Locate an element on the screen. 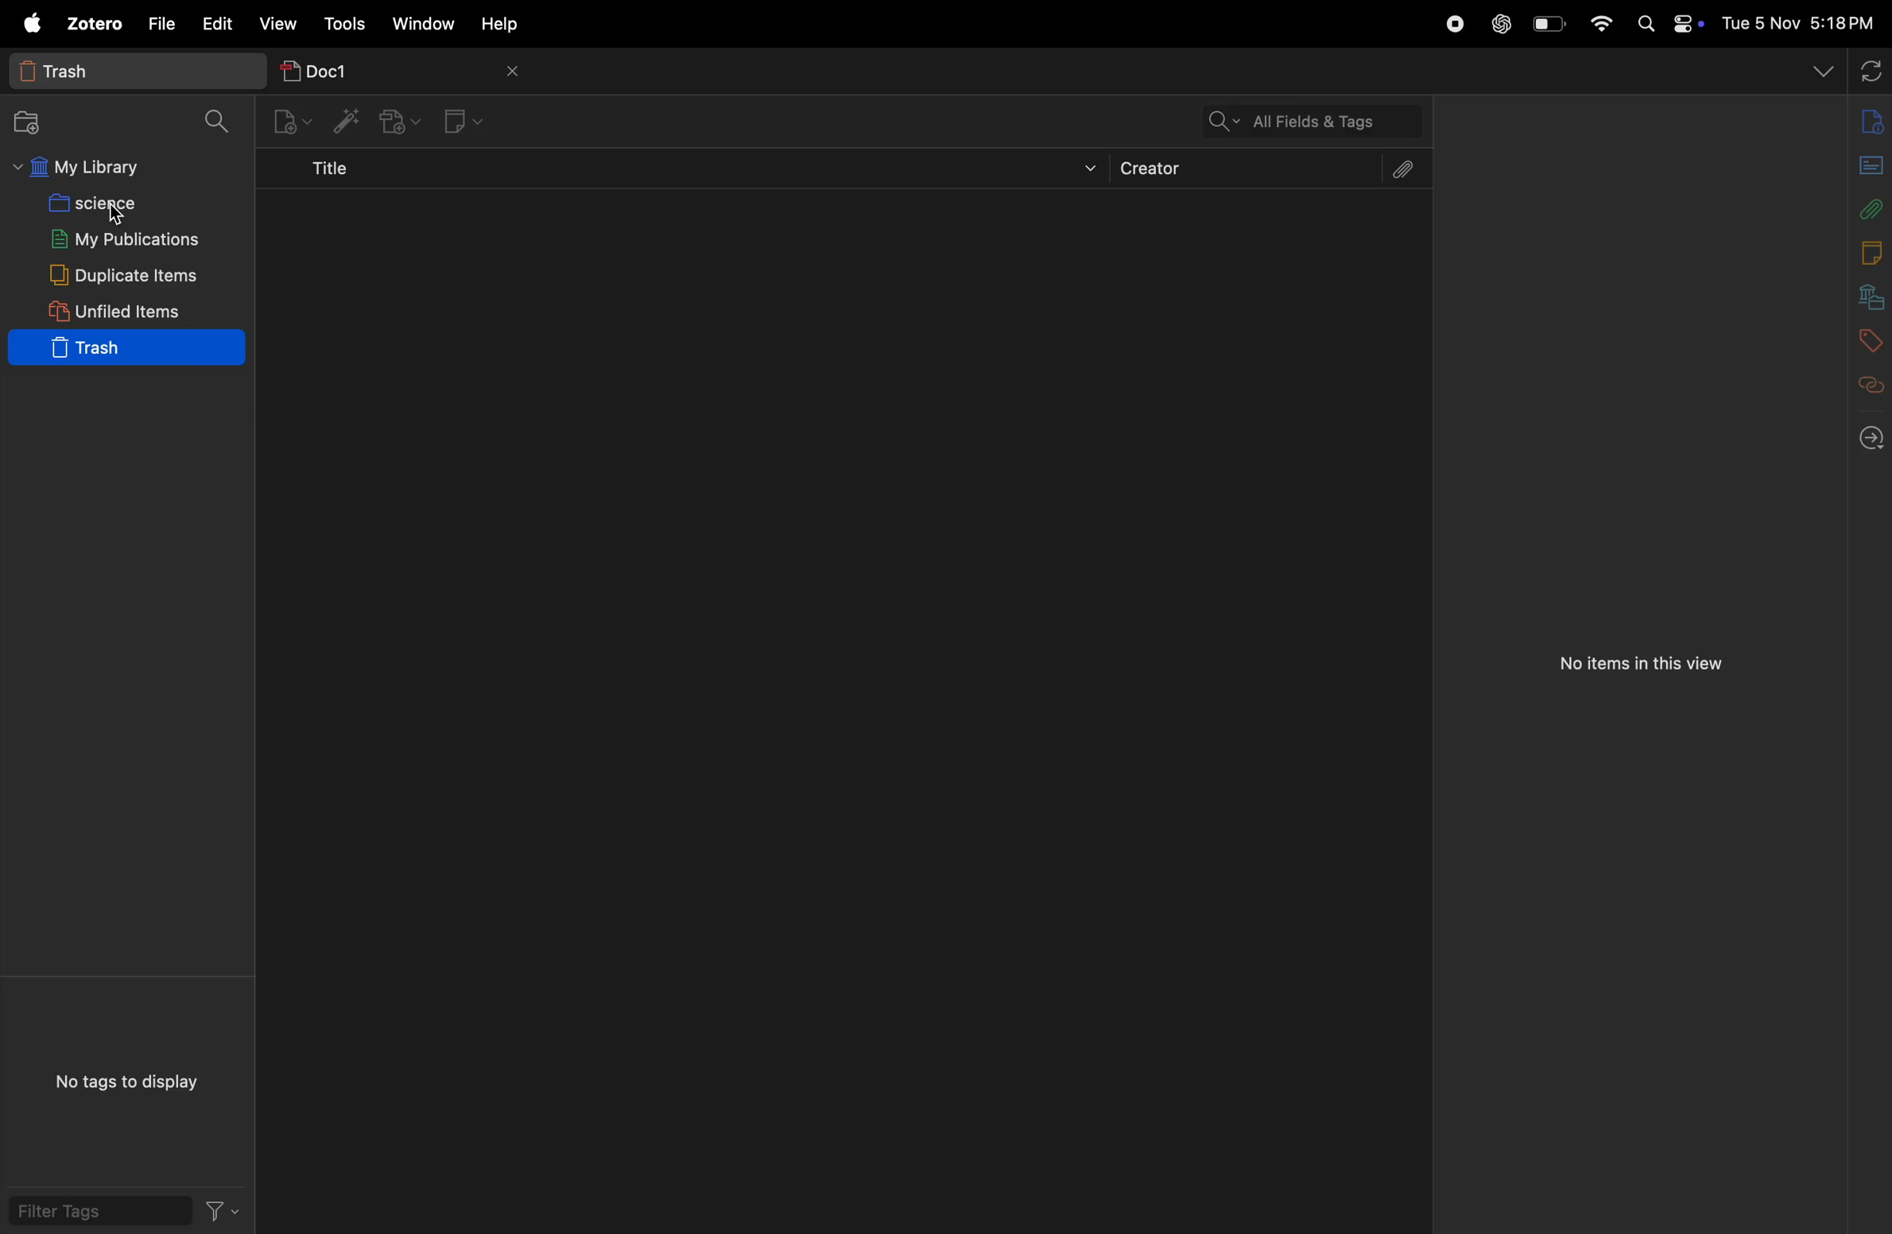 The image size is (1892, 1234). my libraray is located at coordinates (1863, 292).